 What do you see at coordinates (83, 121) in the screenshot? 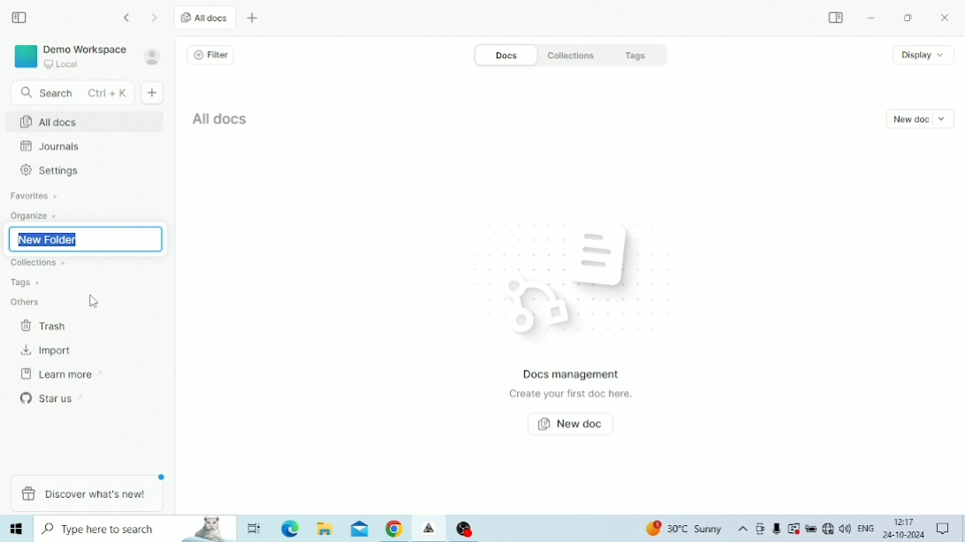
I see `All docs` at bounding box center [83, 121].